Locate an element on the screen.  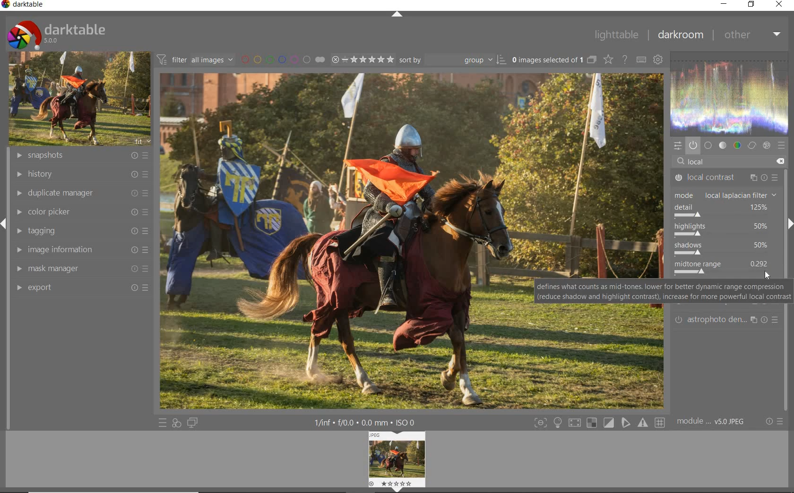
darkroom is located at coordinates (680, 36).